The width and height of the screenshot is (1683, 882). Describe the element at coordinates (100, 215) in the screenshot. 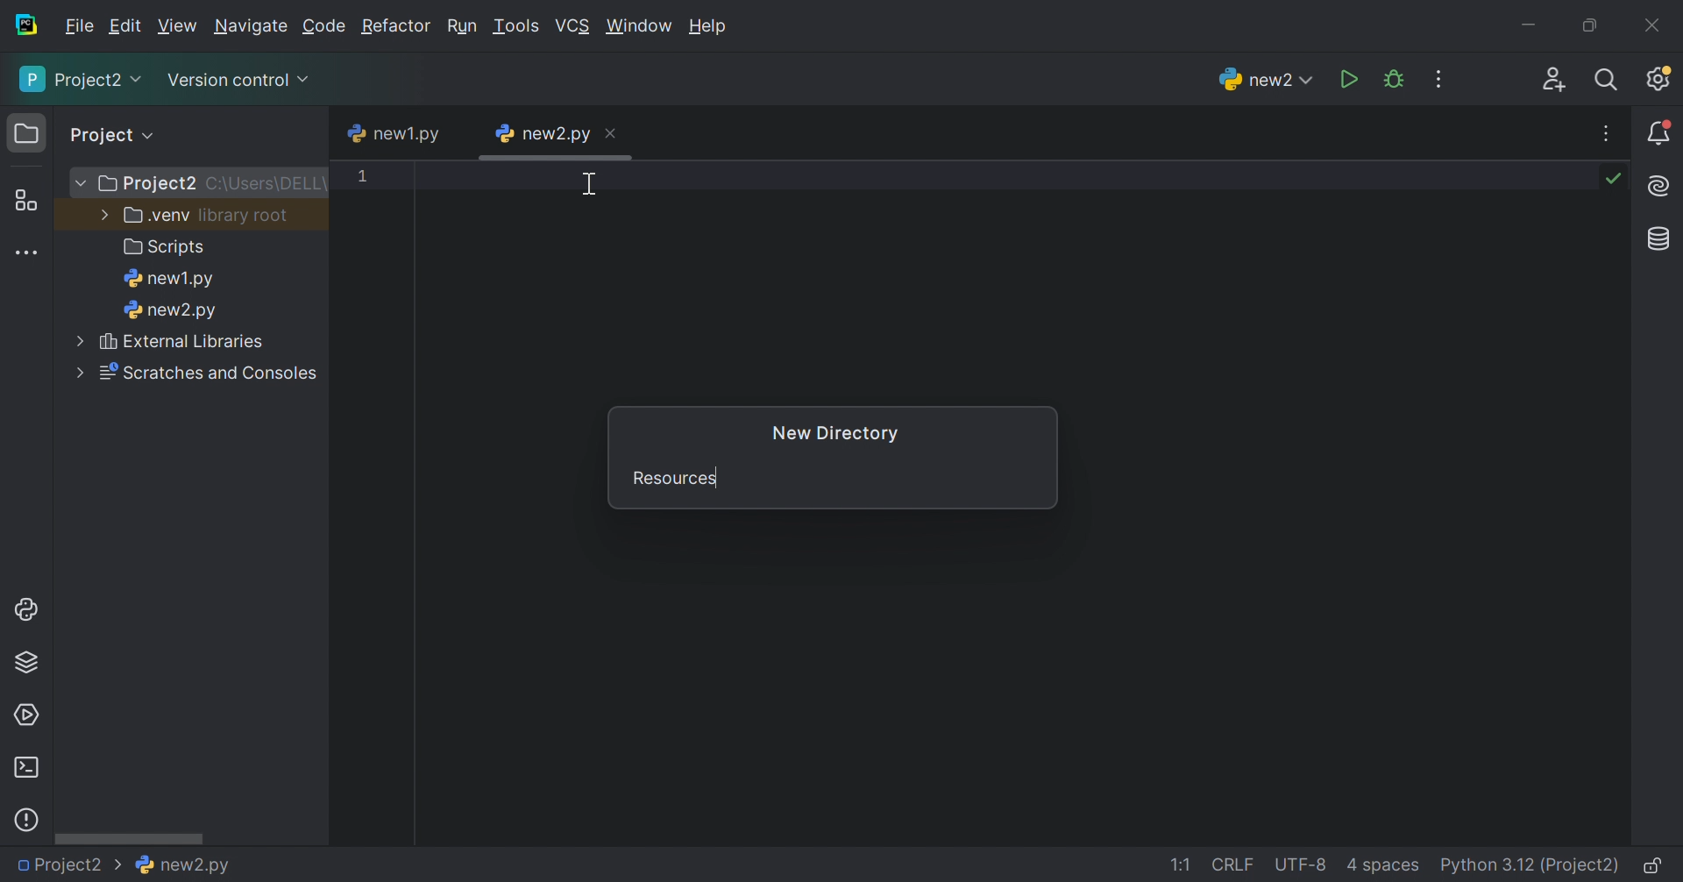

I see `More` at that location.